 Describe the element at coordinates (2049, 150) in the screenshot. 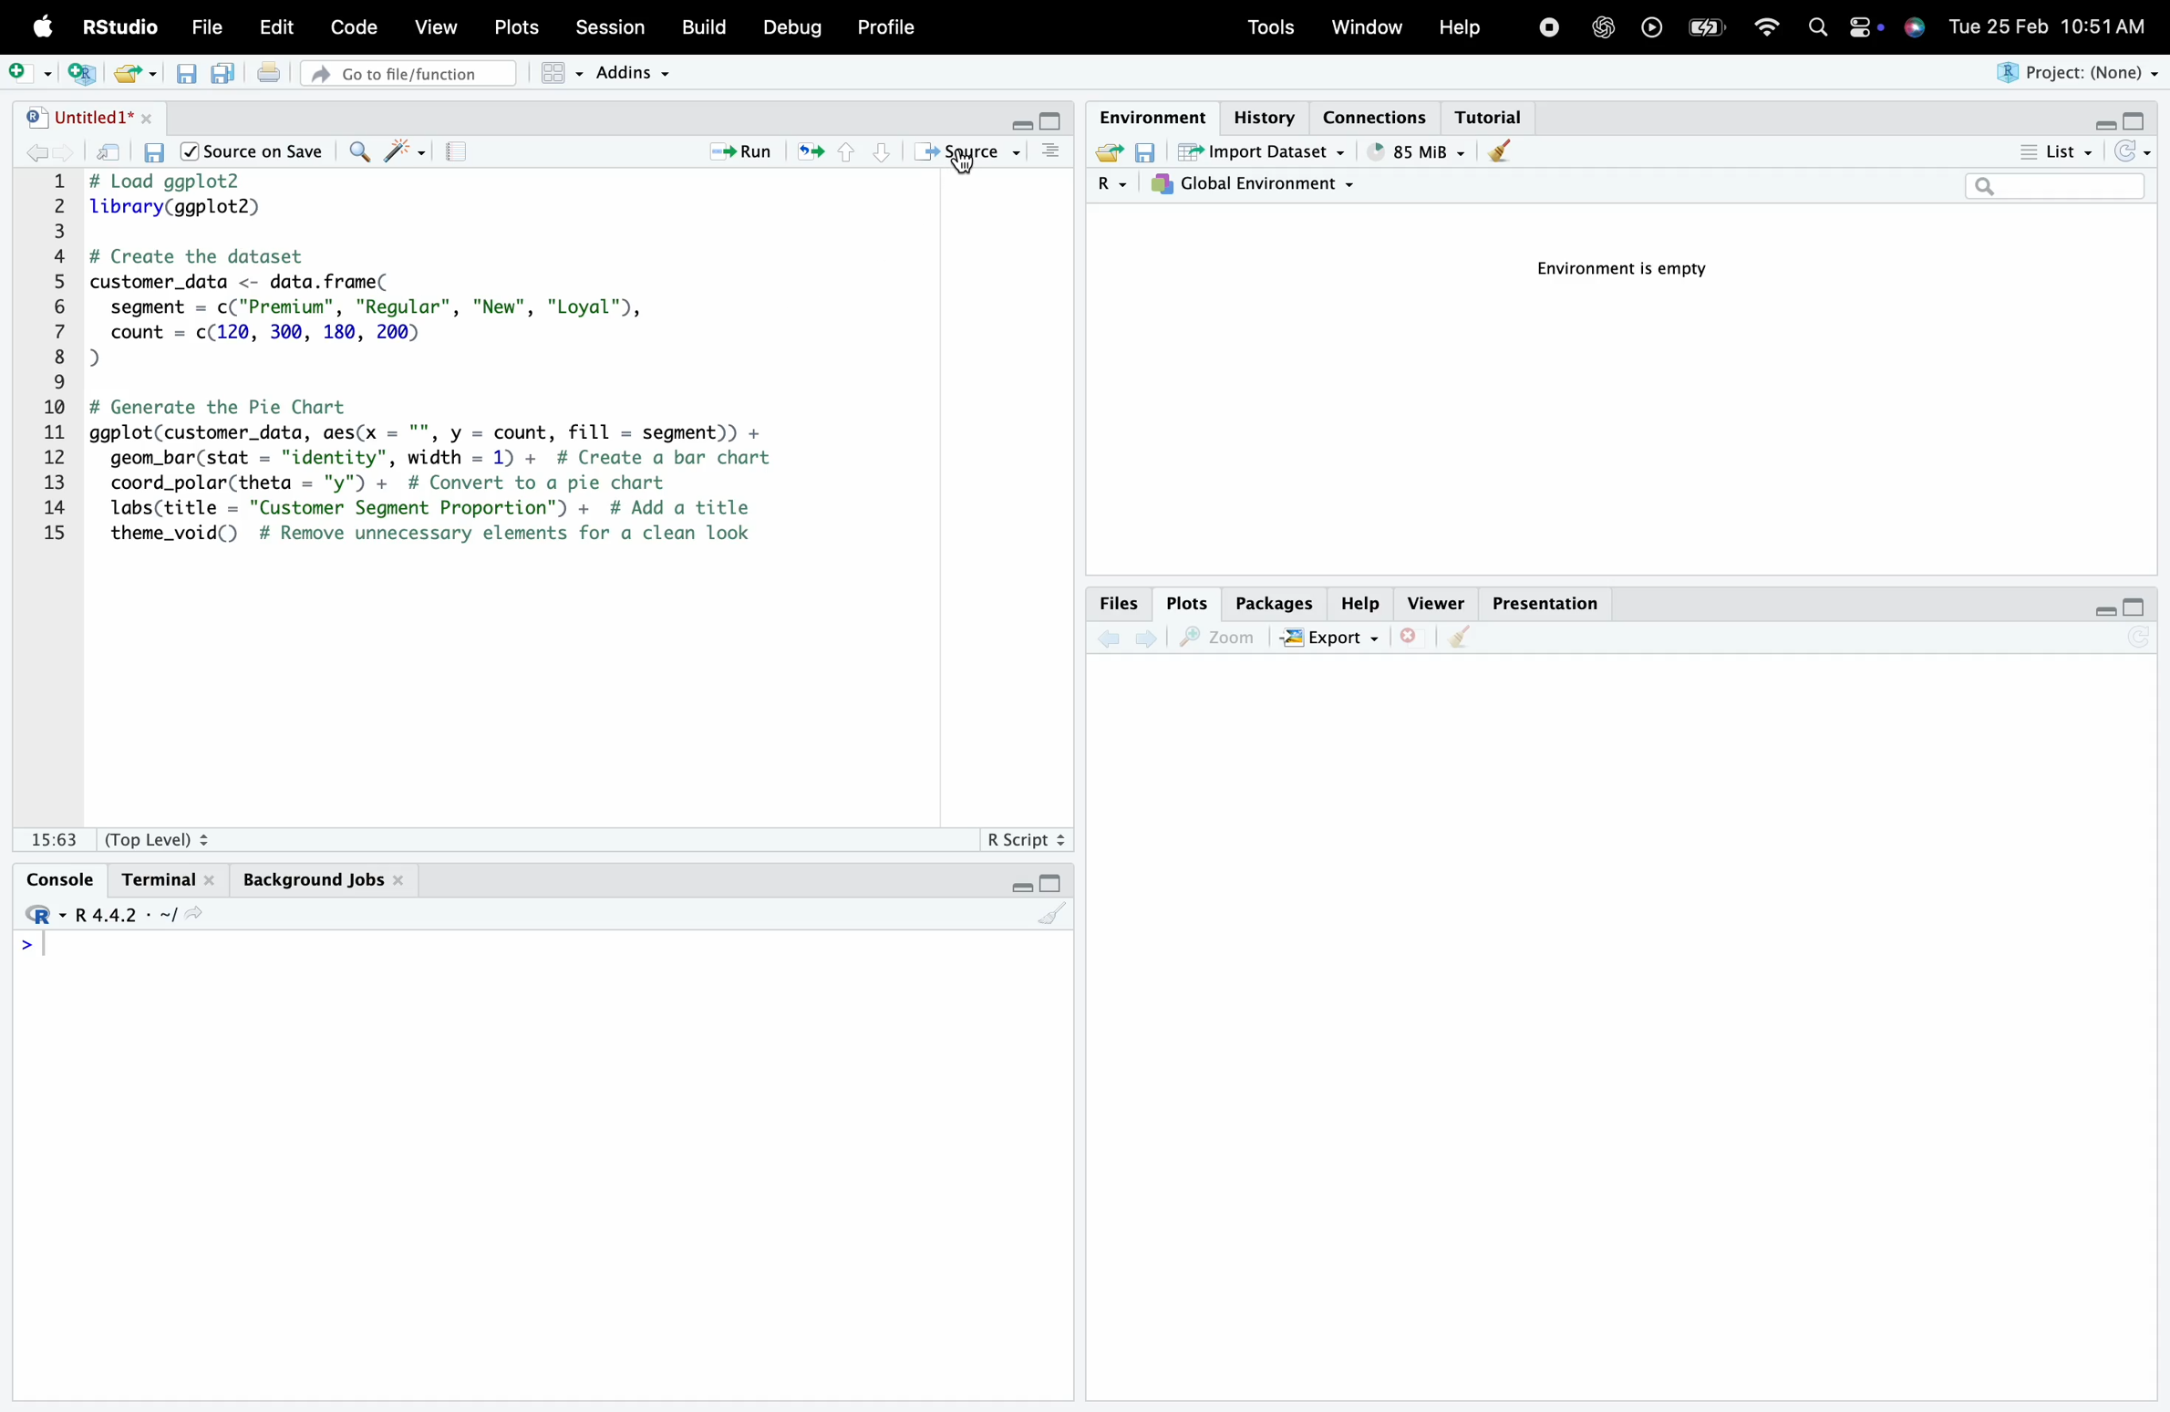

I see `List` at that location.